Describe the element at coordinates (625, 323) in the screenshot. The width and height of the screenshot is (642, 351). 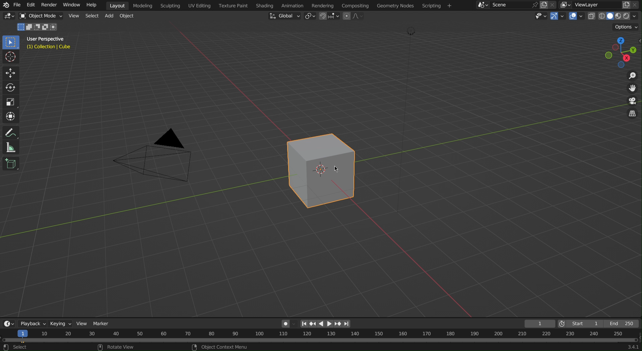
I see `End` at that location.